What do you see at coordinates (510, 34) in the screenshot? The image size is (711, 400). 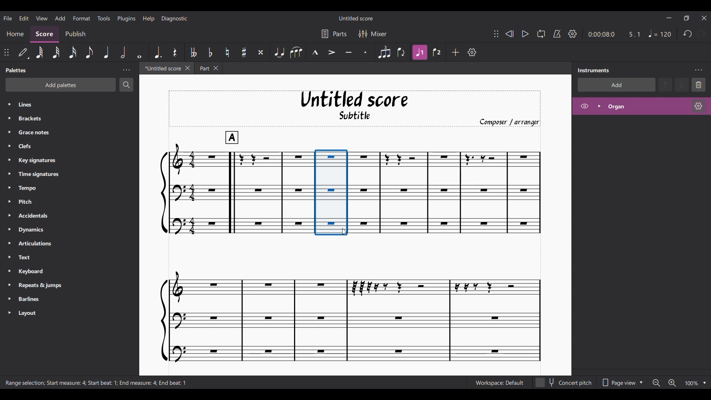 I see `Rewind` at bounding box center [510, 34].